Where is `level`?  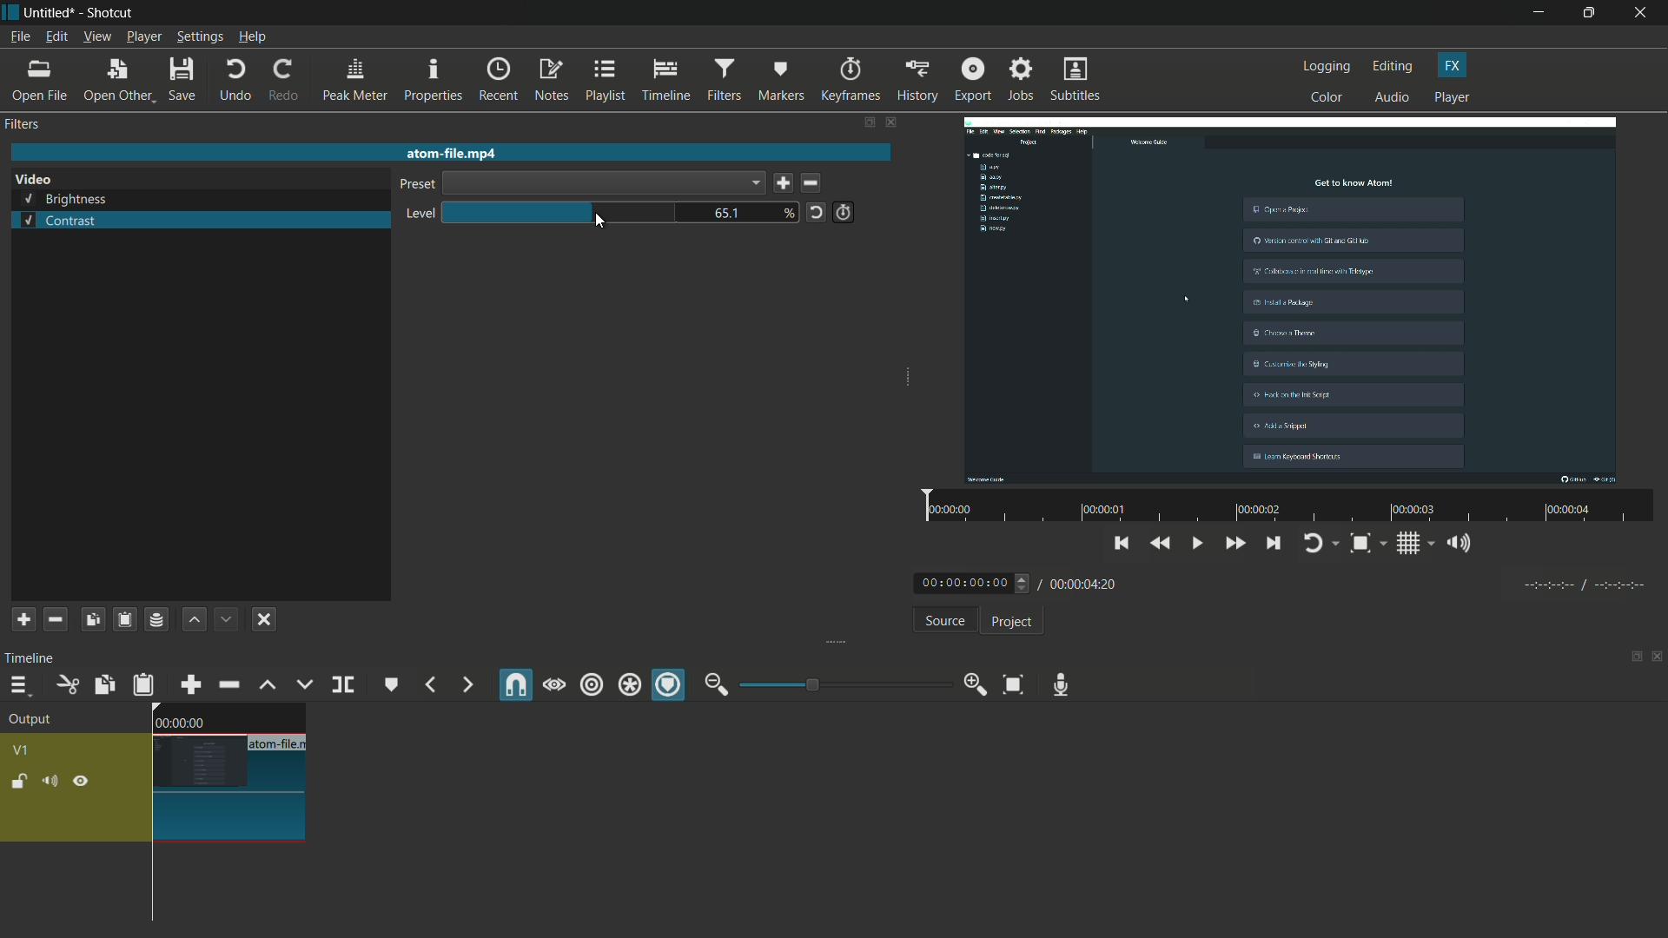
level is located at coordinates (416, 215).